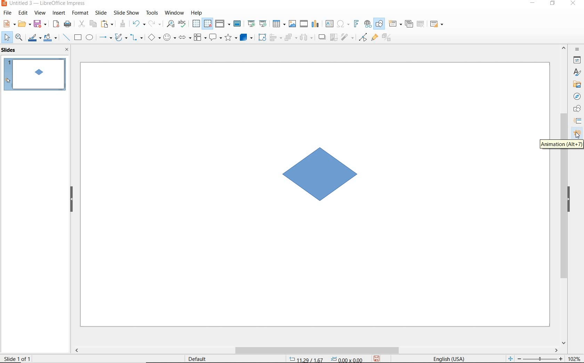  Describe the element at coordinates (139, 23) in the screenshot. I see `undo` at that location.